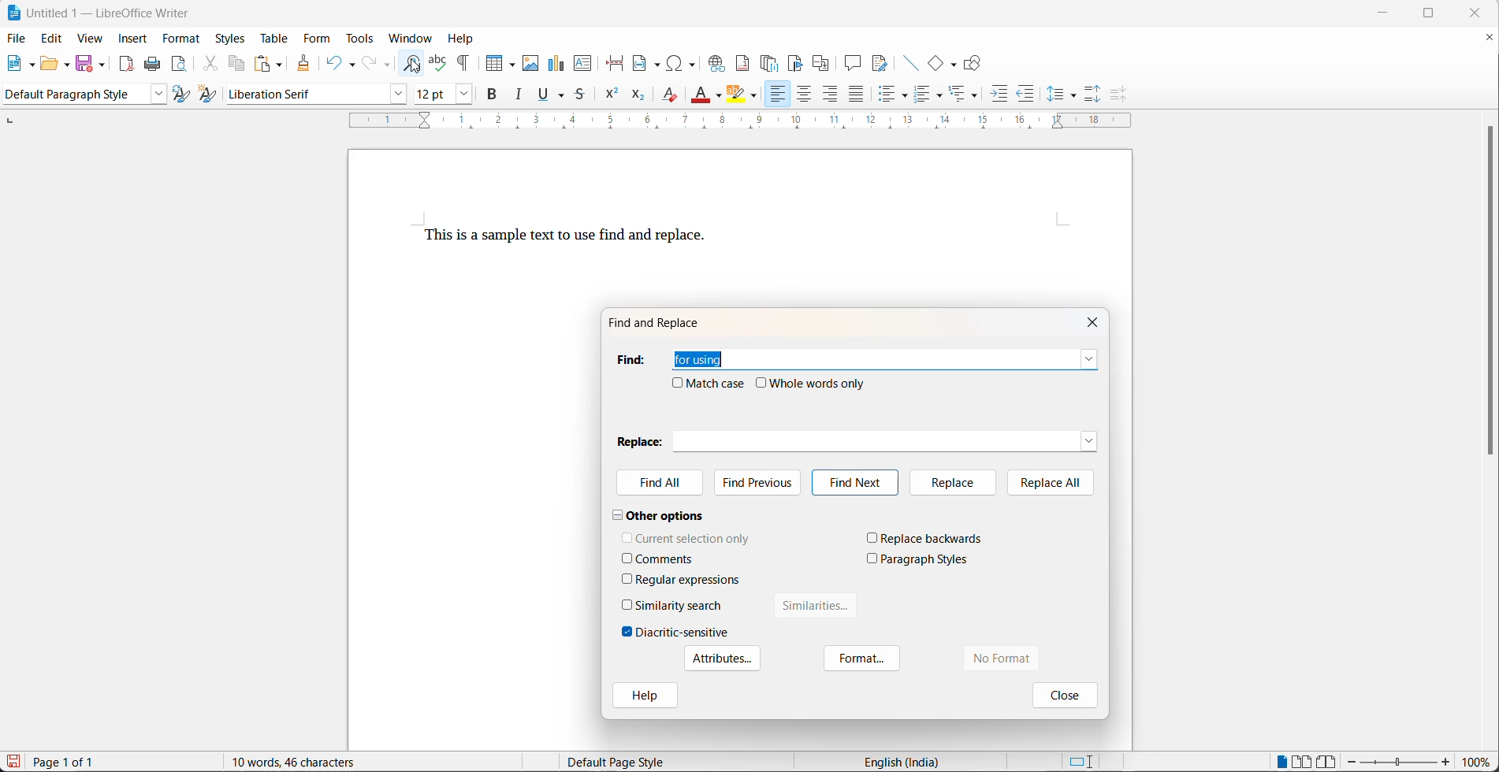  Describe the element at coordinates (821, 63) in the screenshot. I see `insert cross-reference` at that location.